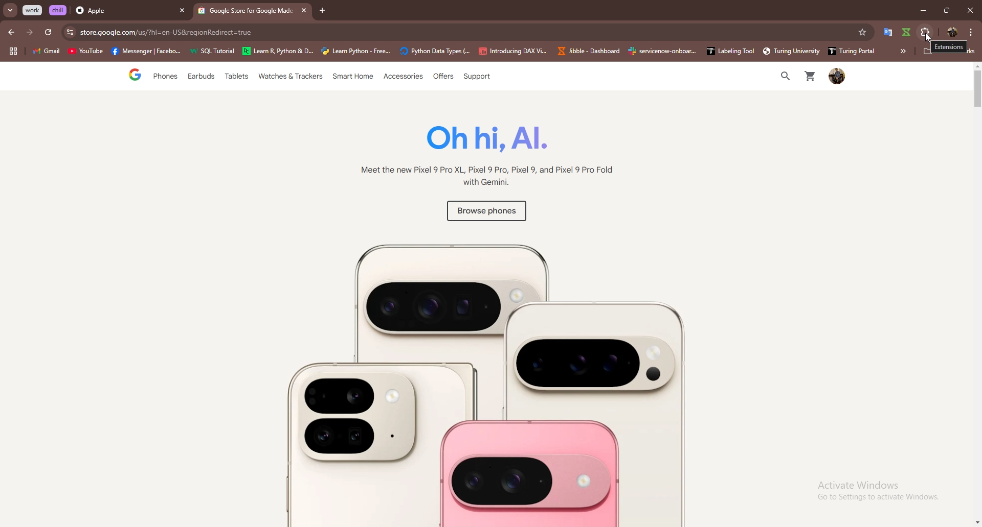 Image resolution: width=982 pixels, height=527 pixels. I want to click on back, so click(12, 32).